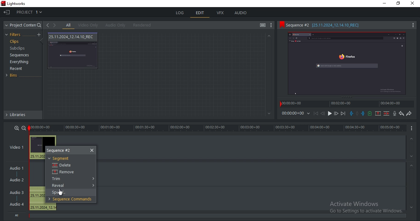 This screenshot has height=221, width=420. Describe the element at coordinates (60, 192) in the screenshot. I see `speed` at that location.